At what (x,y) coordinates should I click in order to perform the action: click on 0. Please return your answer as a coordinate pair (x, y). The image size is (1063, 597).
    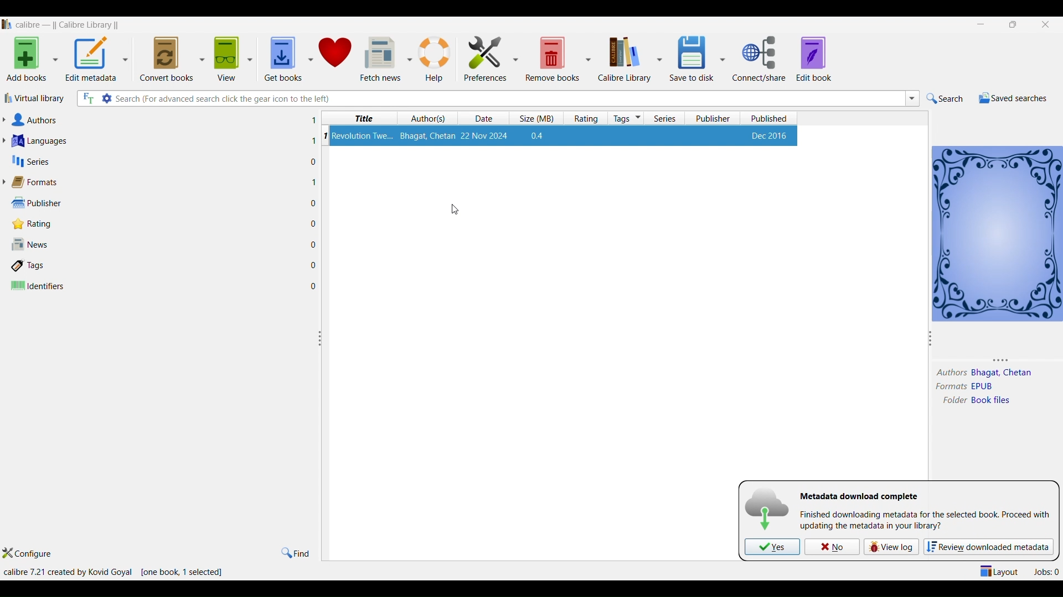
    Looking at the image, I should click on (314, 202).